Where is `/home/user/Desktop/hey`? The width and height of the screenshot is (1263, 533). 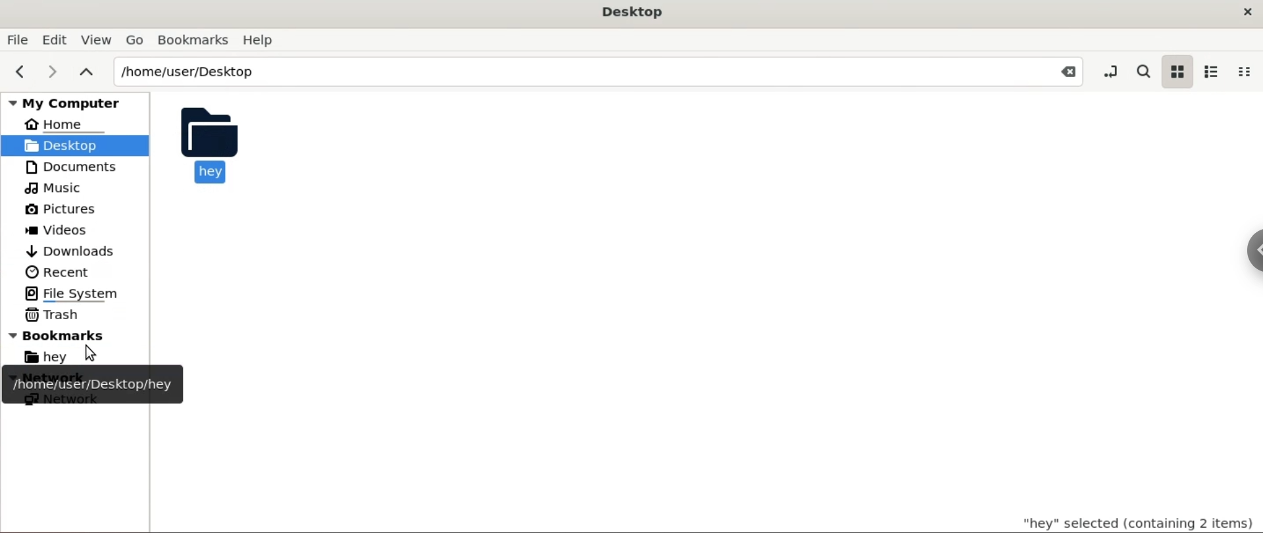
/home/user/Desktop/hey is located at coordinates (92, 384).